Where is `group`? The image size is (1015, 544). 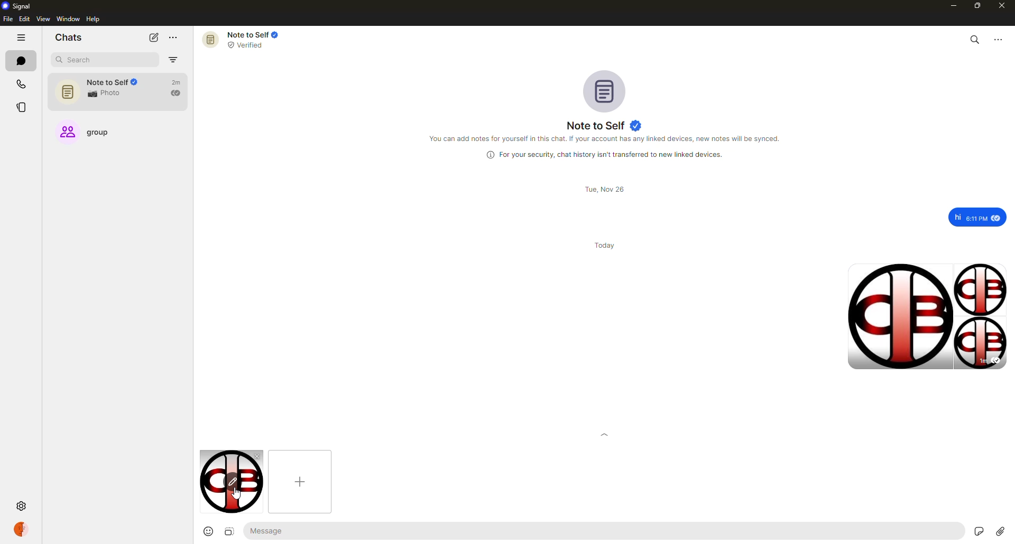 group is located at coordinates (93, 134).